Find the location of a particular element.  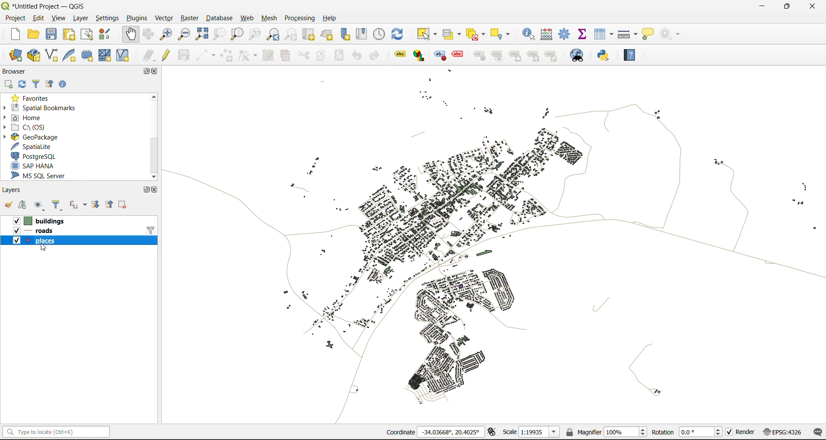

spatial bookmarks is located at coordinates (40, 109).